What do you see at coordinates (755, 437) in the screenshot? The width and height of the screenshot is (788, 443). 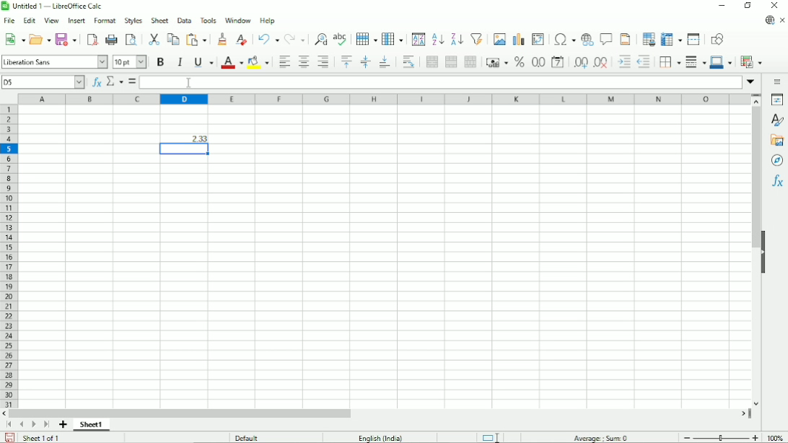 I see `Zoom in` at bounding box center [755, 437].